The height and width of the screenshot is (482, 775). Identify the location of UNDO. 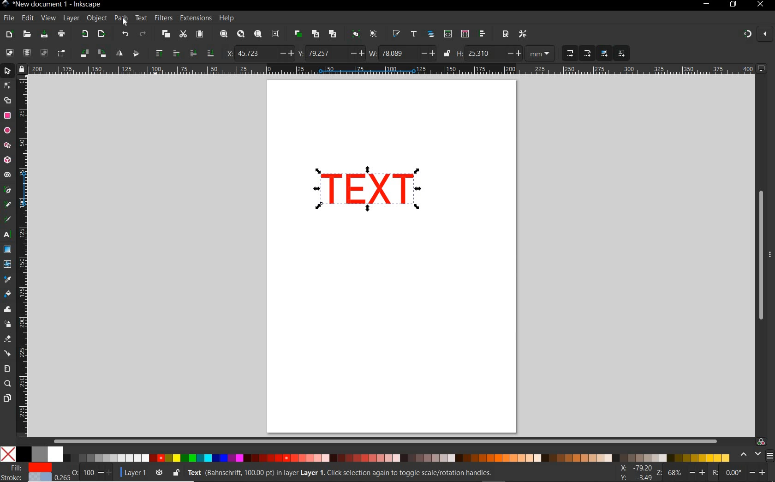
(125, 33).